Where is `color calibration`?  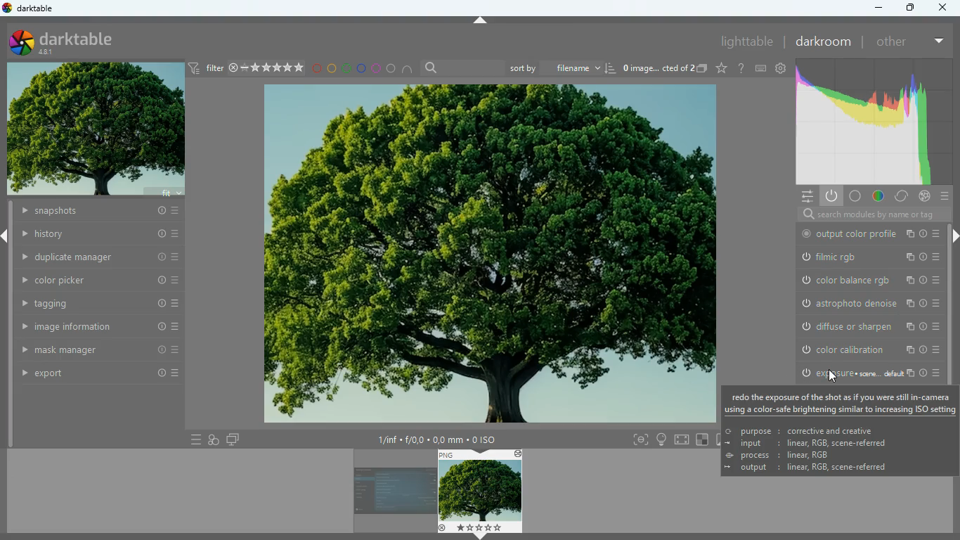 color calibration is located at coordinates (864, 349).